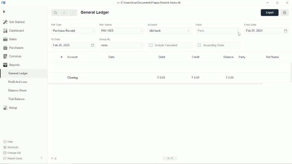  What do you see at coordinates (273, 57) in the screenshot?
I see `Ref name` at bounding box center [273, 57].